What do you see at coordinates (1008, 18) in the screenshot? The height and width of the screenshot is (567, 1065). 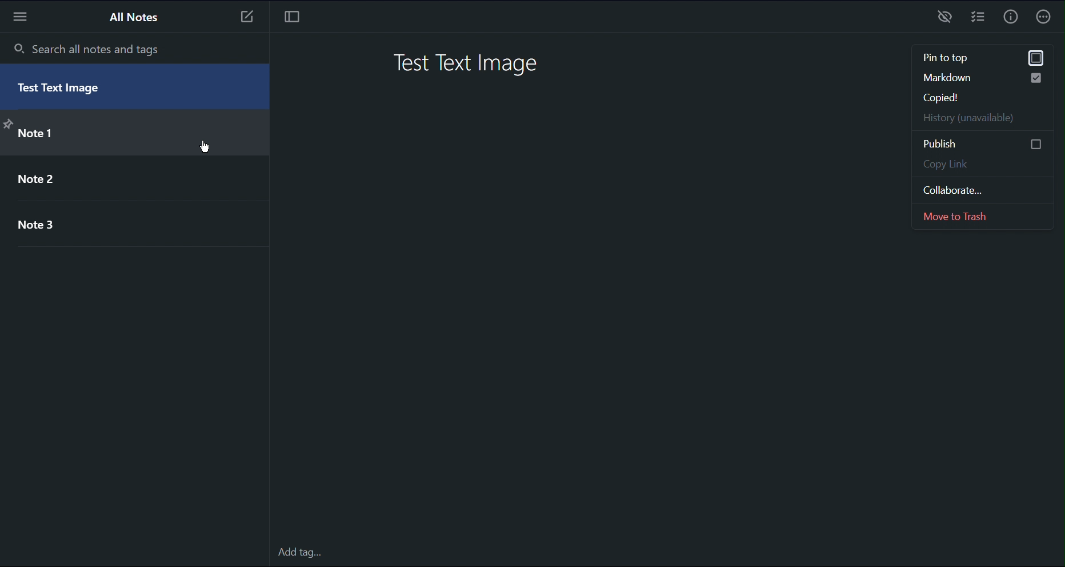 I see `Info` at bounding box center [1008, 18].